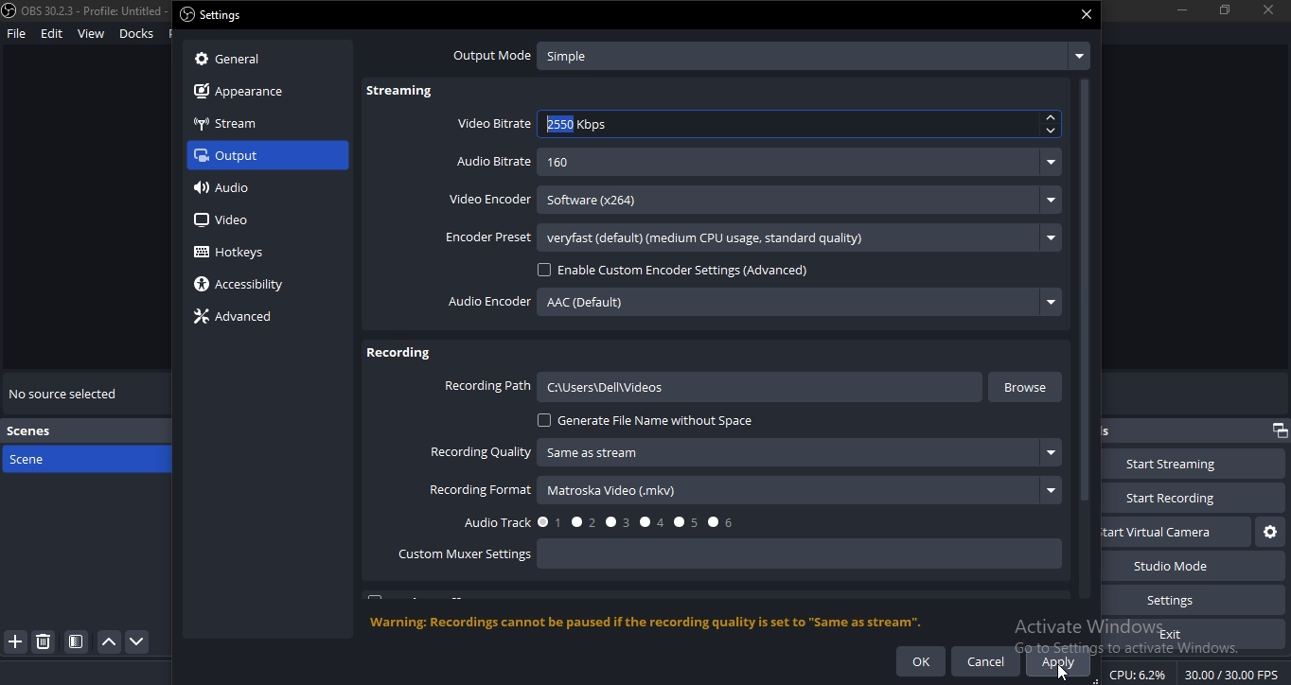  Describe the element at coordinates (481, 490) in the screenshot. I see `recording format` at that location.